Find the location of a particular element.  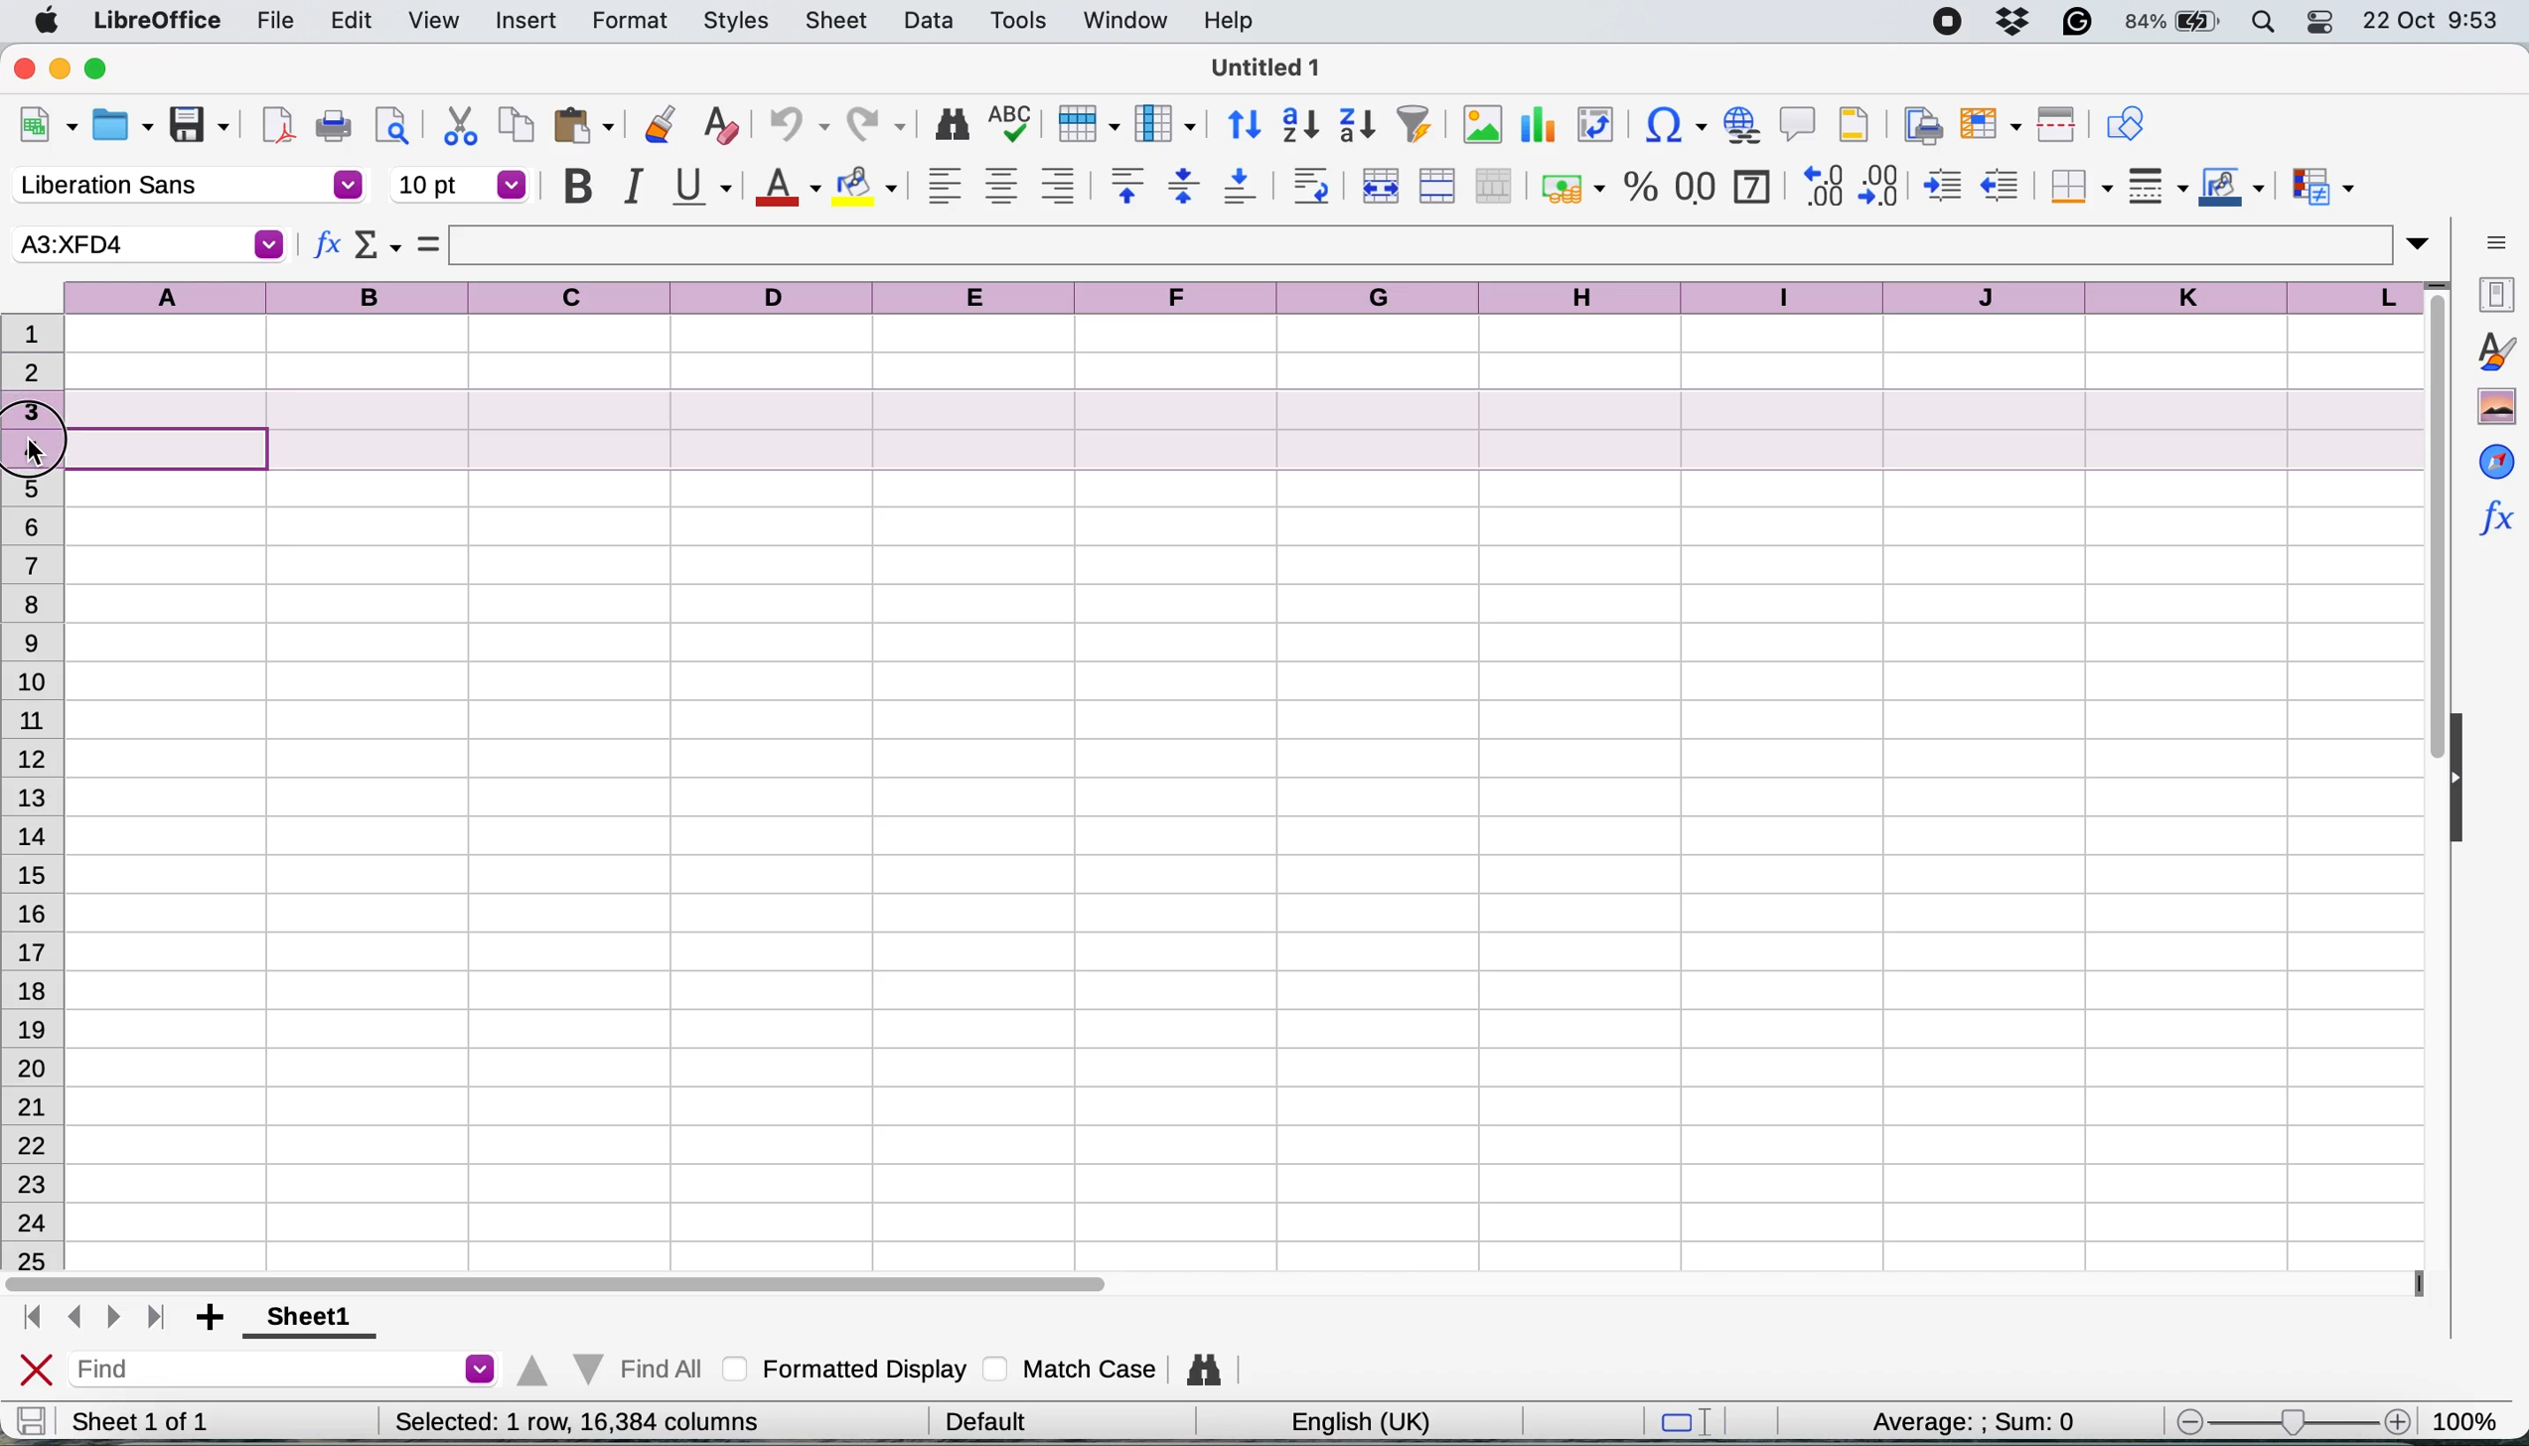

formatted display is located at coordinates (849, 1366).